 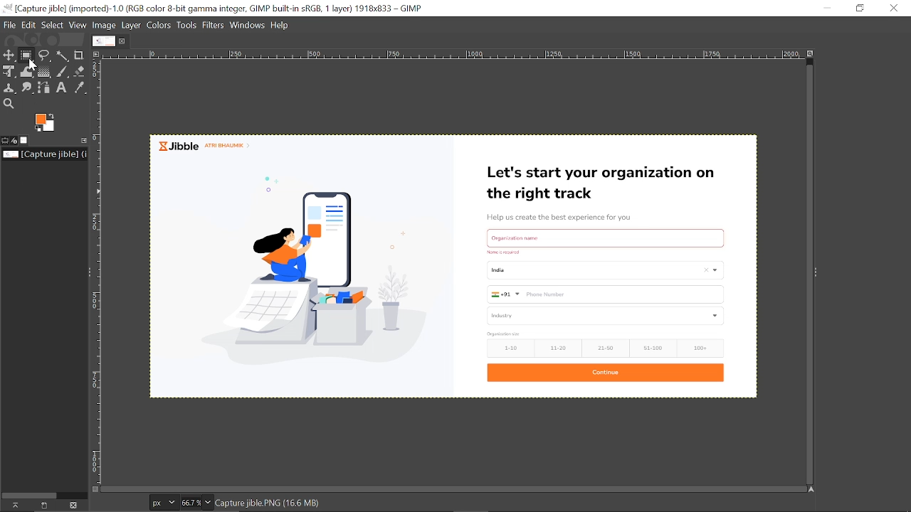 I want to click on Delete this image, so click(x=75, y=505).